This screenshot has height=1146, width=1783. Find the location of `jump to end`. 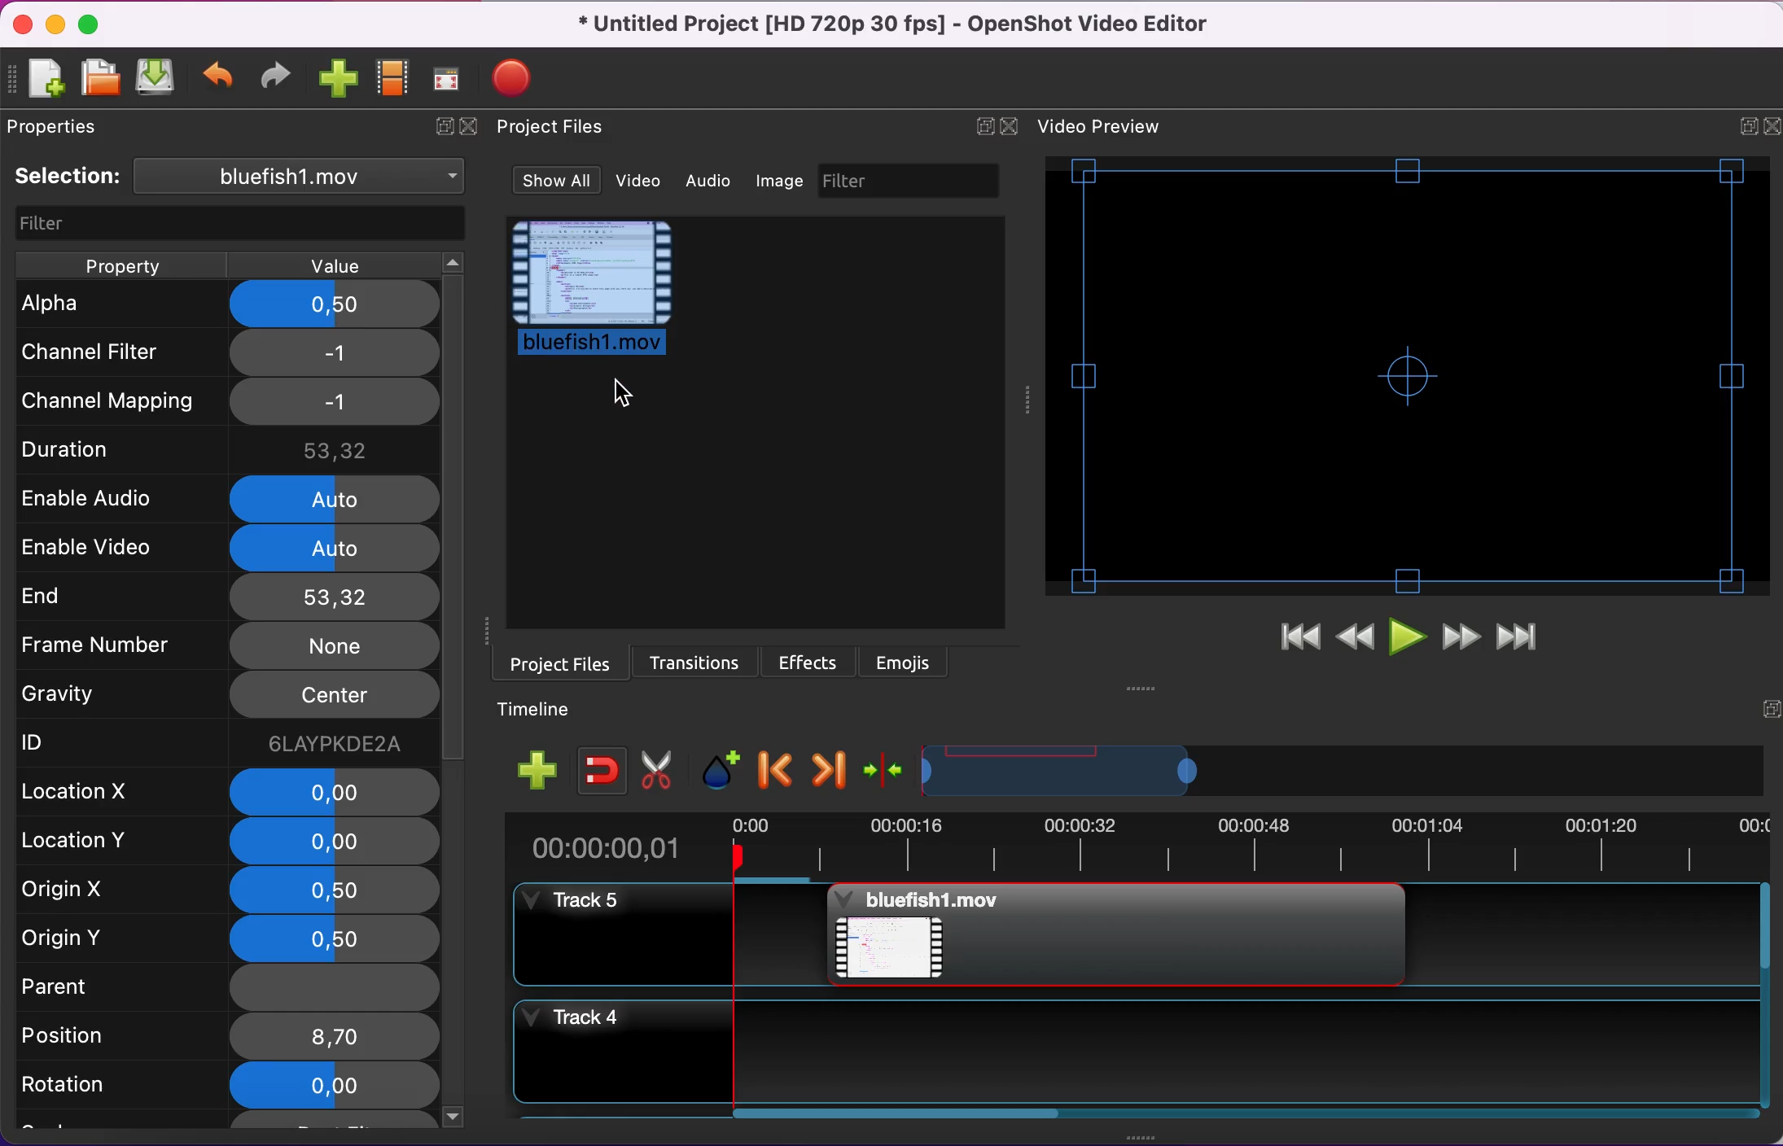

jump to end is located at coordinates (1530, 636).